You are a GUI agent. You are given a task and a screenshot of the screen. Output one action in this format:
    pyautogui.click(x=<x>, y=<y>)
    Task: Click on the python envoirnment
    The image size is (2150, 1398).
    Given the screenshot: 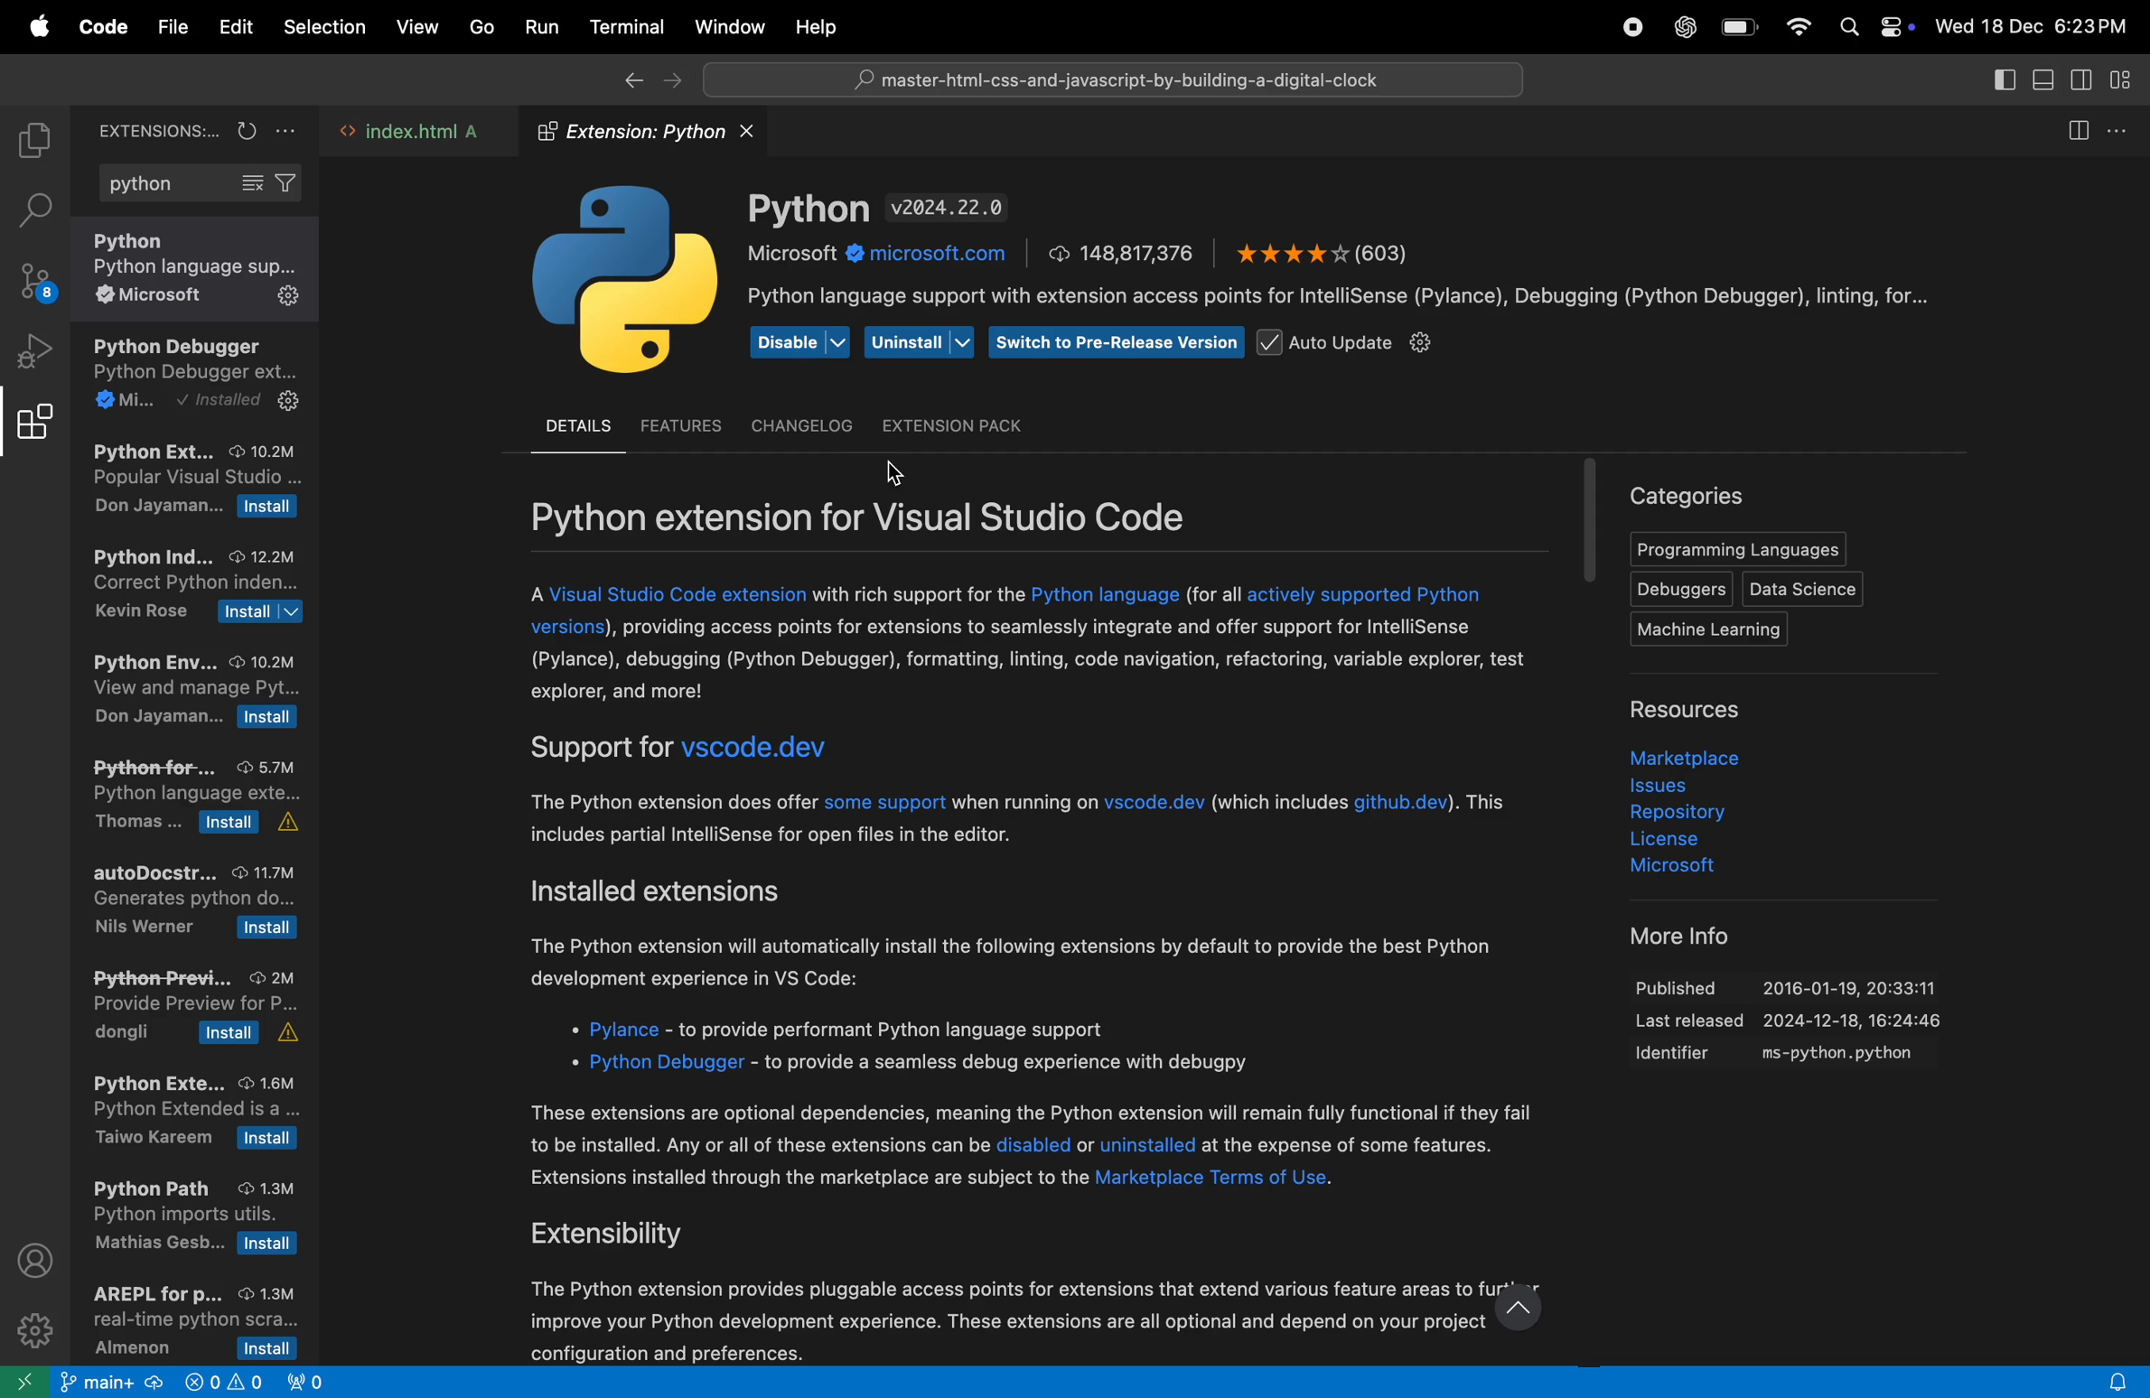 What is the action you would take?
    pyautogui.click(x=192, y=695)
    